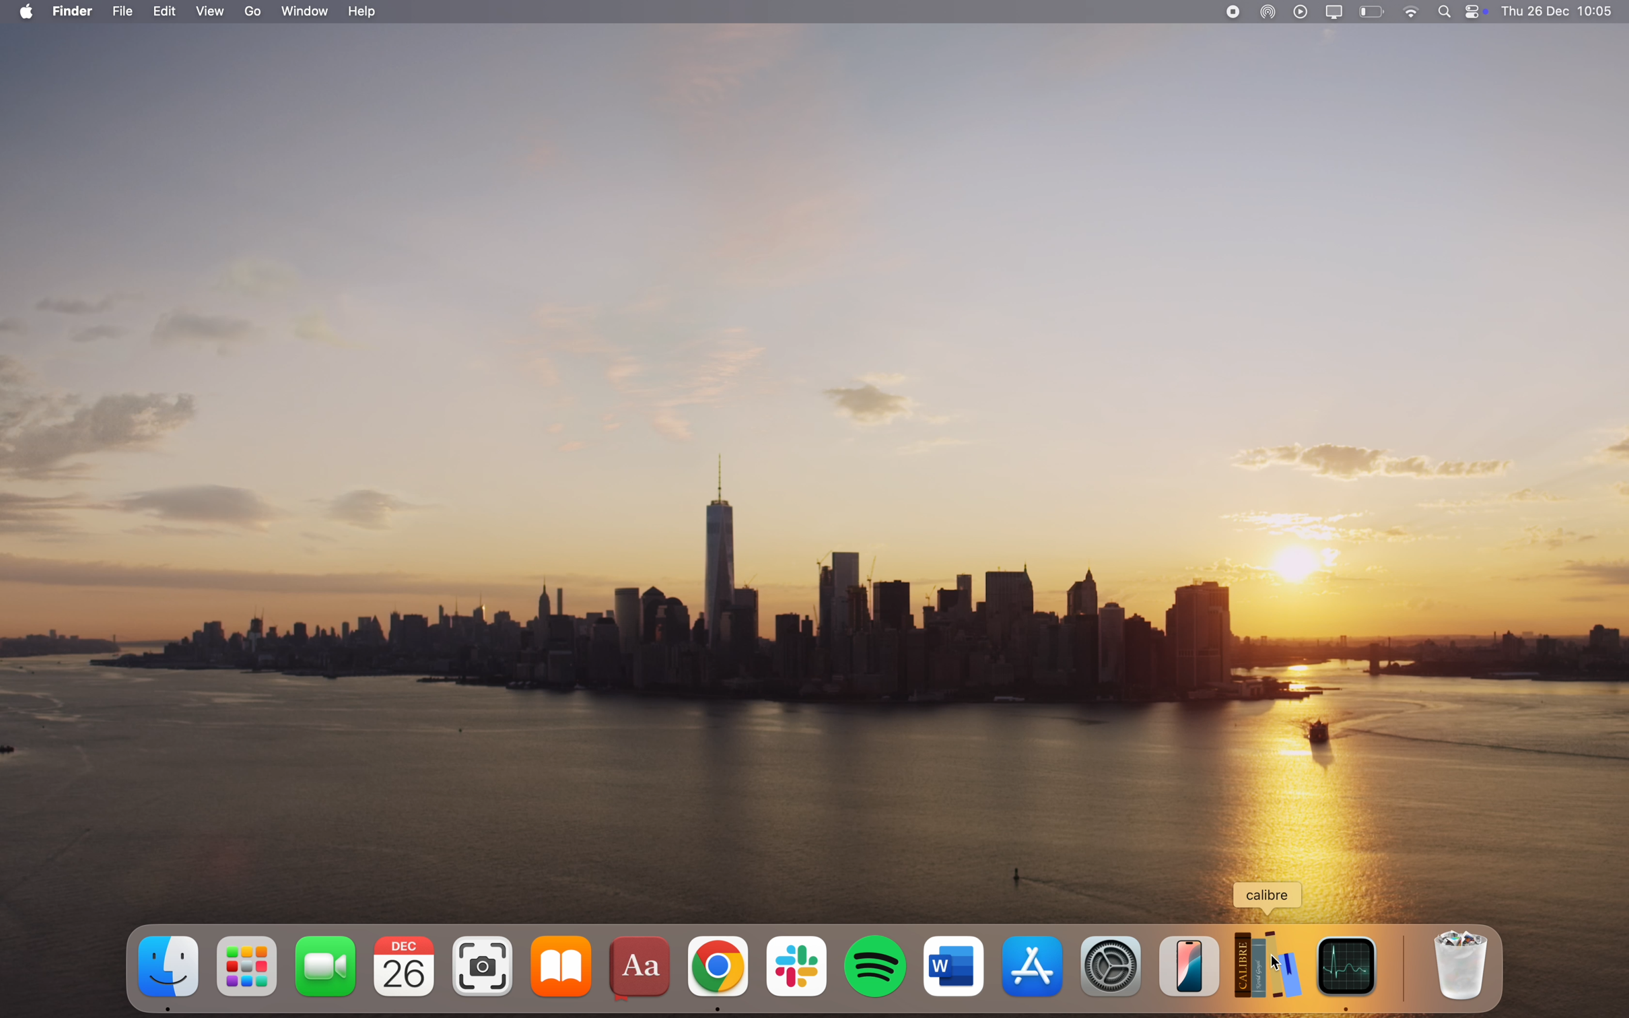  Describe the element at coordinates (717, 970) in the screenshot. I see `Google Chrome` at that location.